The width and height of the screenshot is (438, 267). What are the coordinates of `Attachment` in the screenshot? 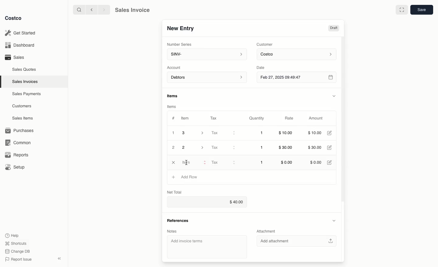 It's located at (268, 231).